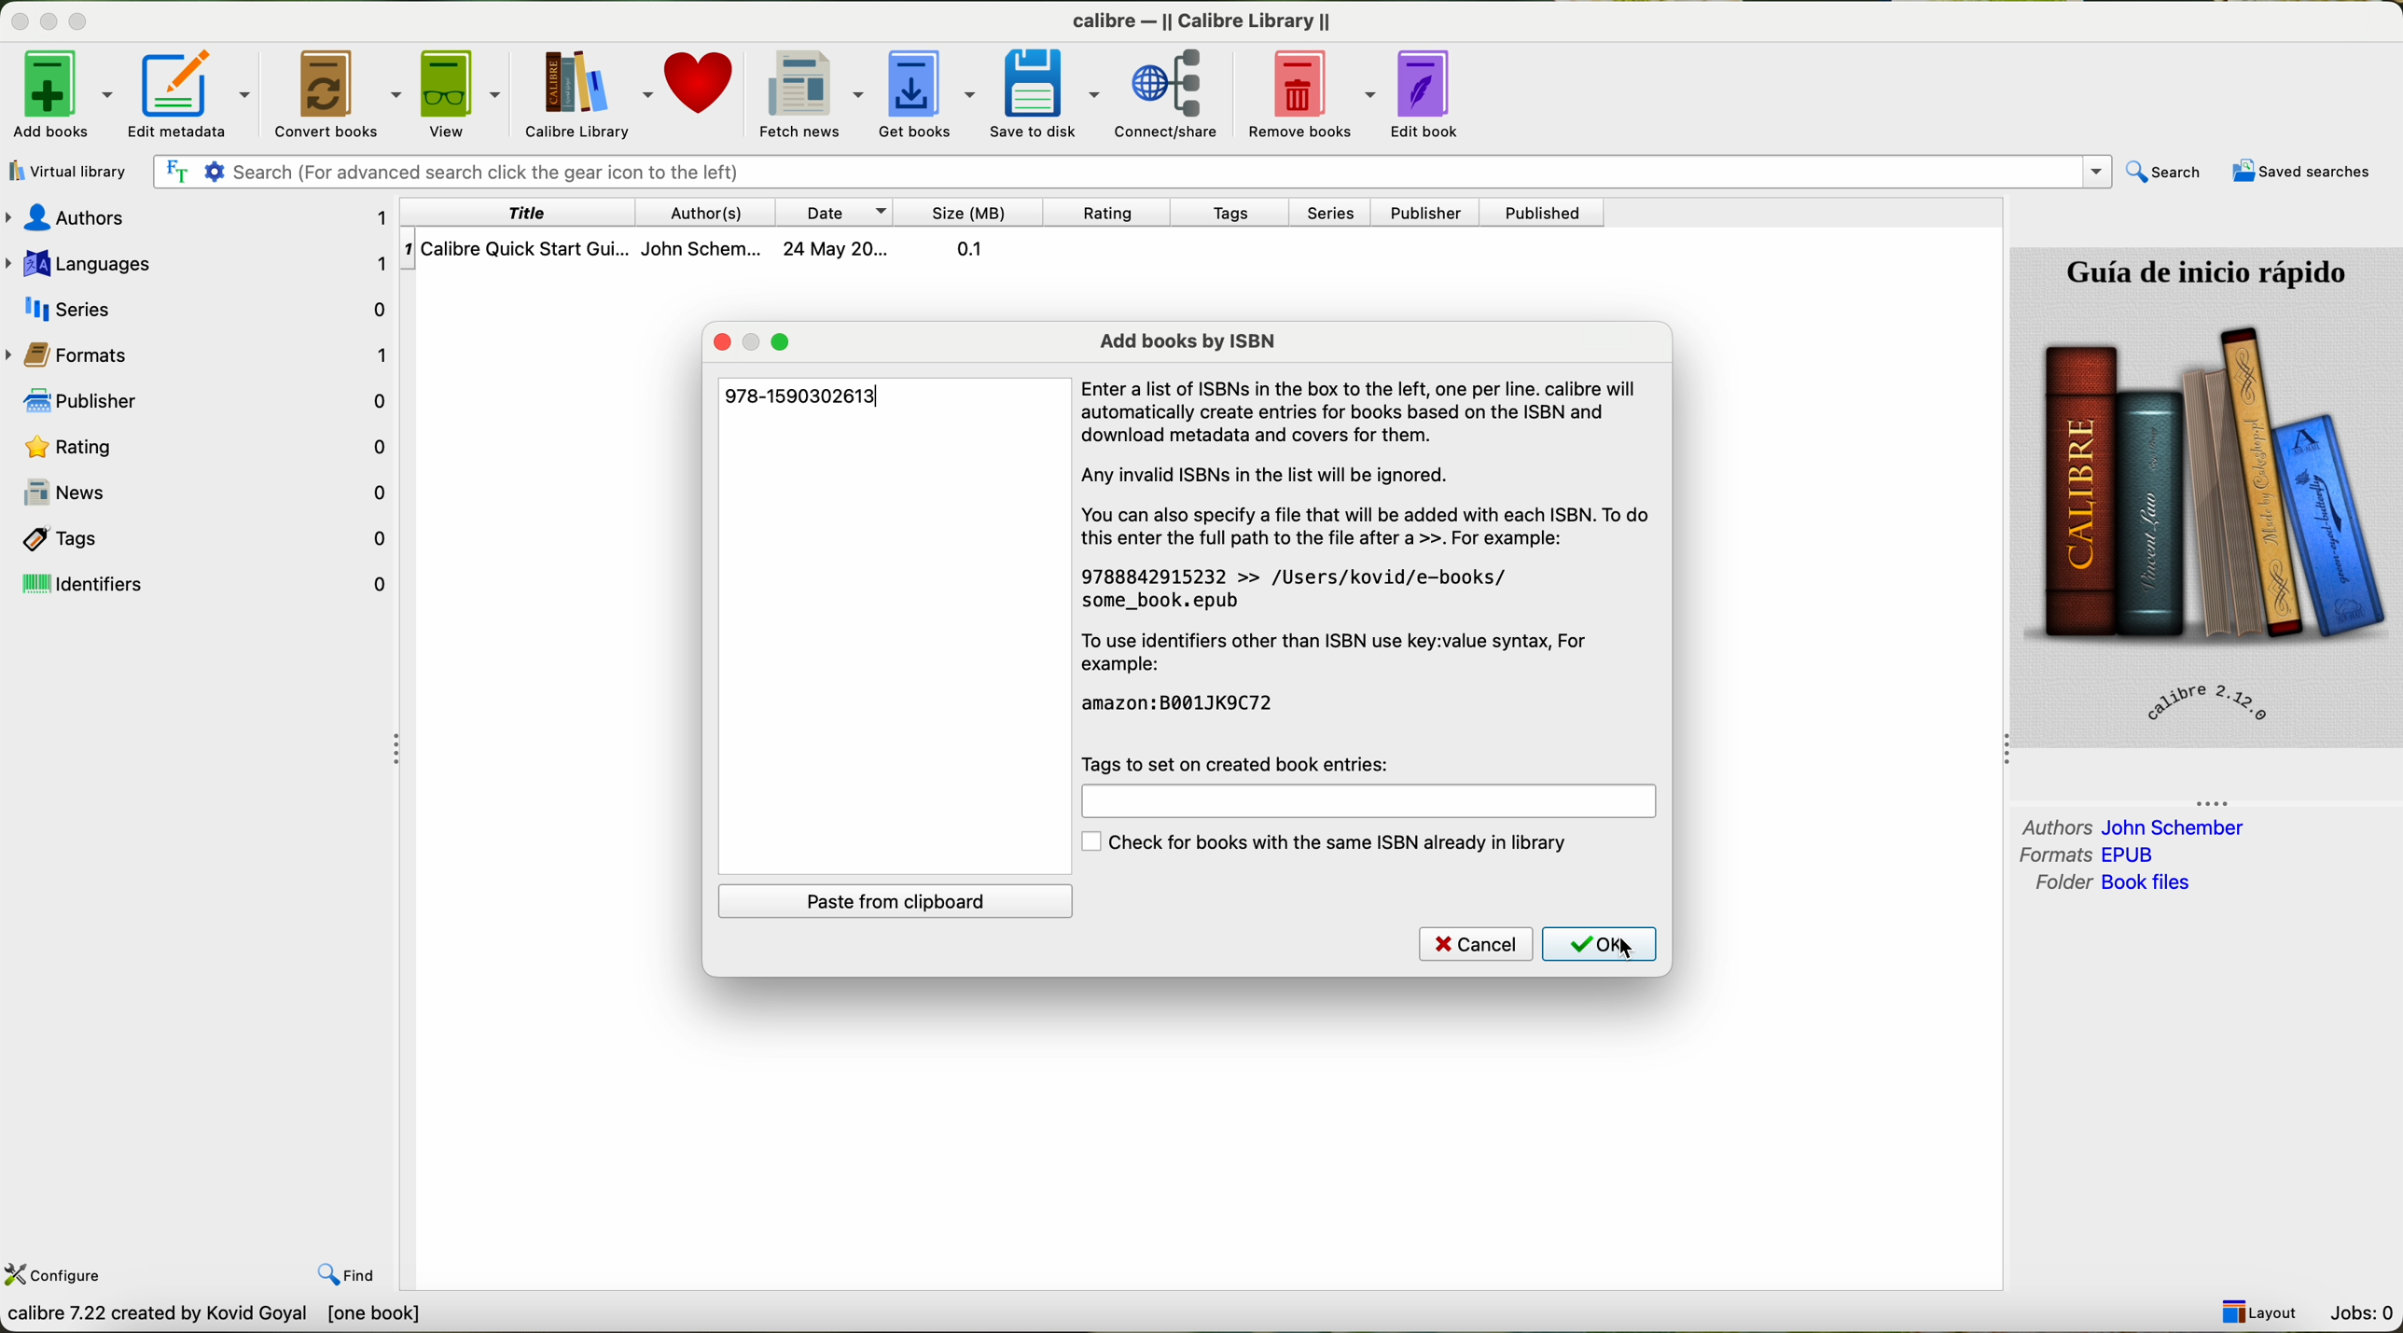  Describe the element at coordinates (1229, 215) in the screenshot. I see `tags` at that location.